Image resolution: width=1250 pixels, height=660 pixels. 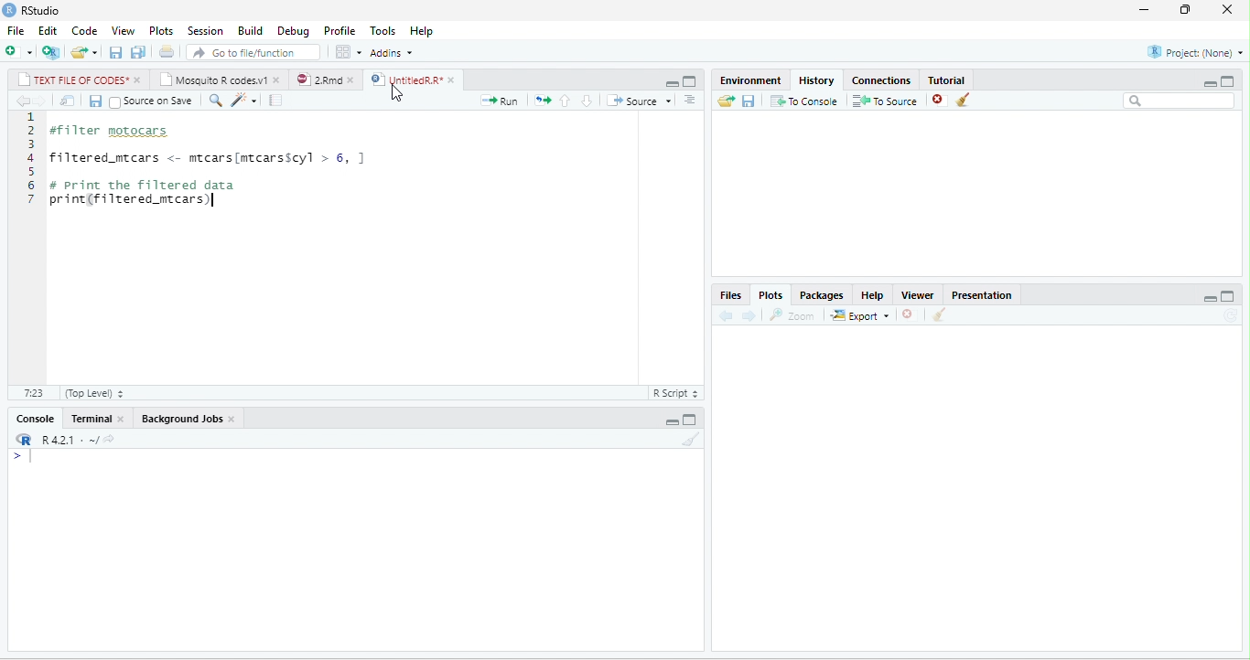 What do you see at coordinates (1209, 83) in the screenshot?
I see `minimize` at bounding box center [1209, 83].